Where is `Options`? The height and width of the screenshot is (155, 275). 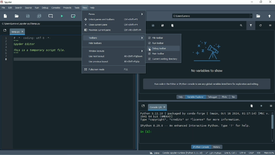 Options is located at coordinates (270, 25).